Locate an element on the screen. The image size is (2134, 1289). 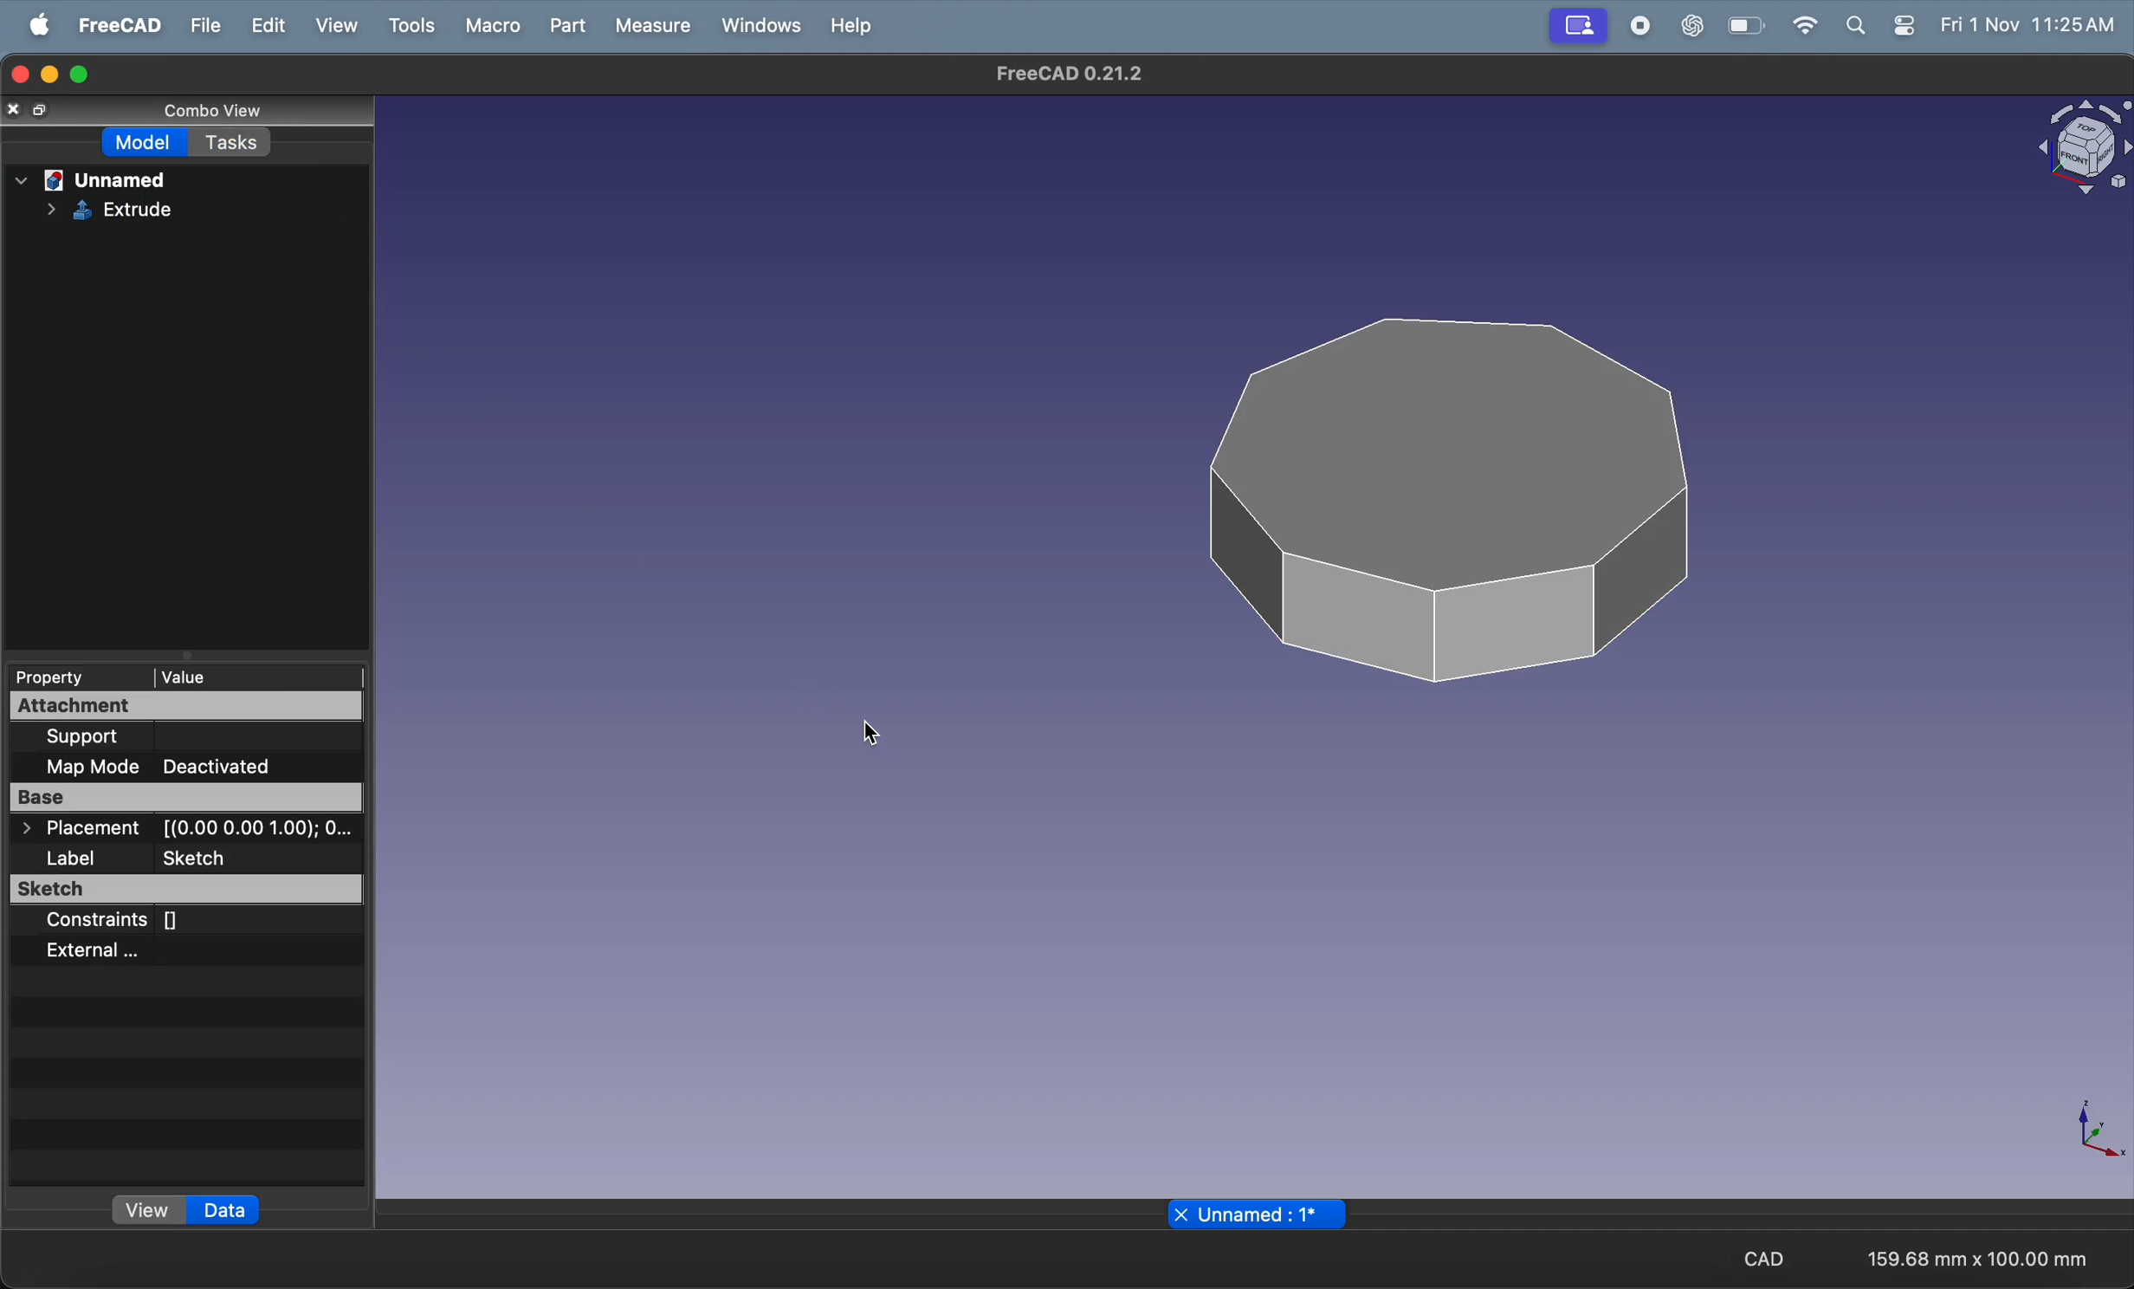
combo view is located at coordinates (206, 111).